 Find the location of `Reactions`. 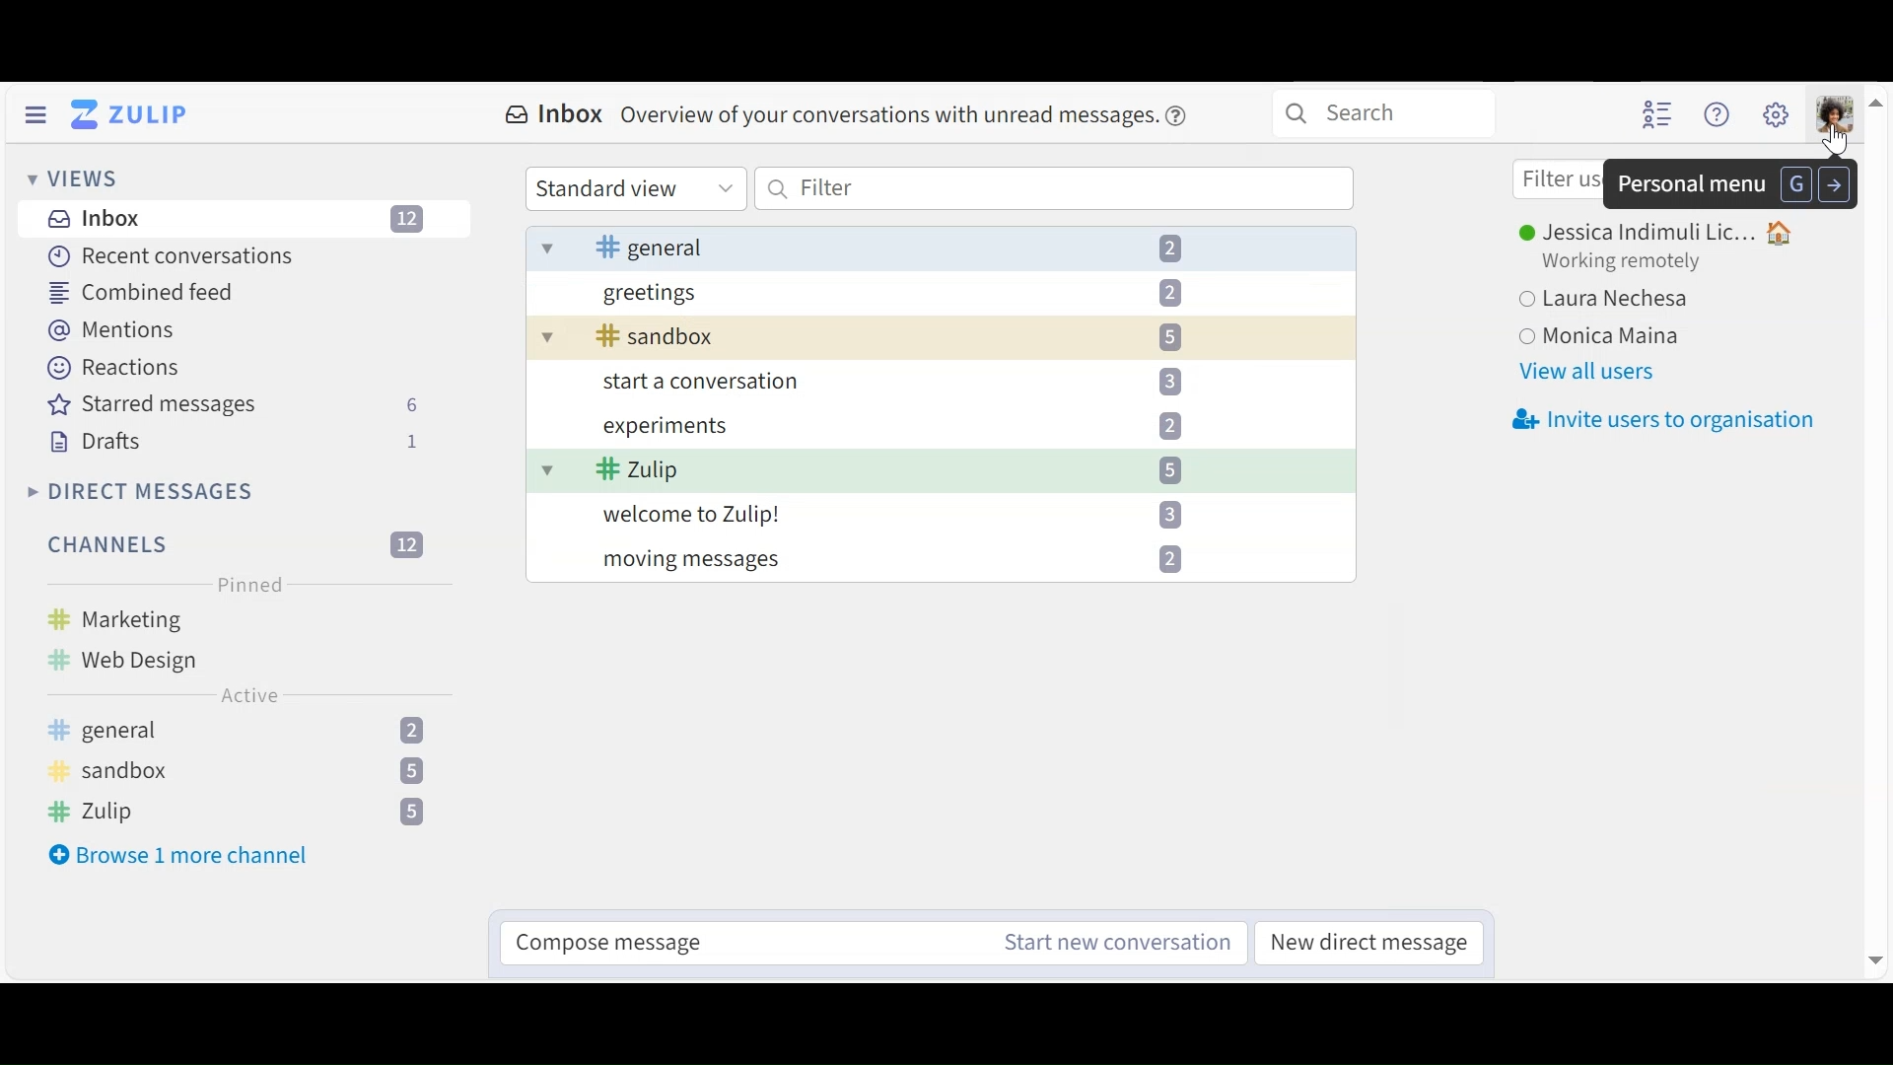

Reactions is located at coordinates (116, 367).